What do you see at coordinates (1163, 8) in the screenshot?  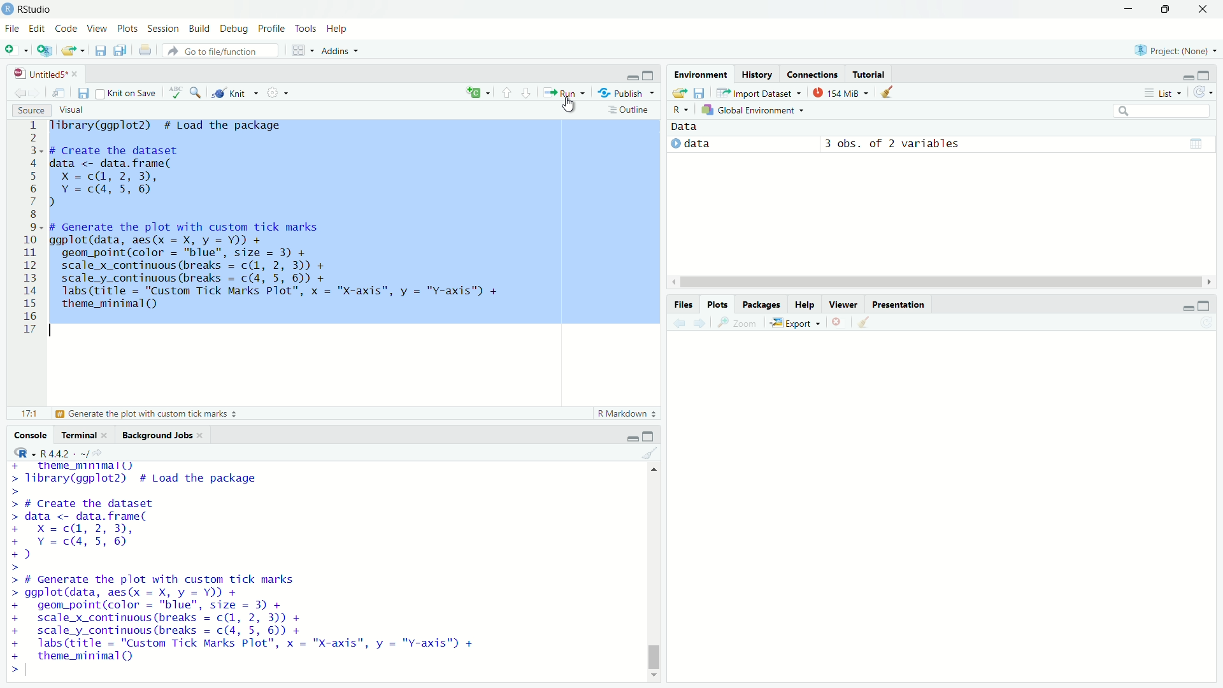 I see `maximize` at bounding box center [1163, 8].